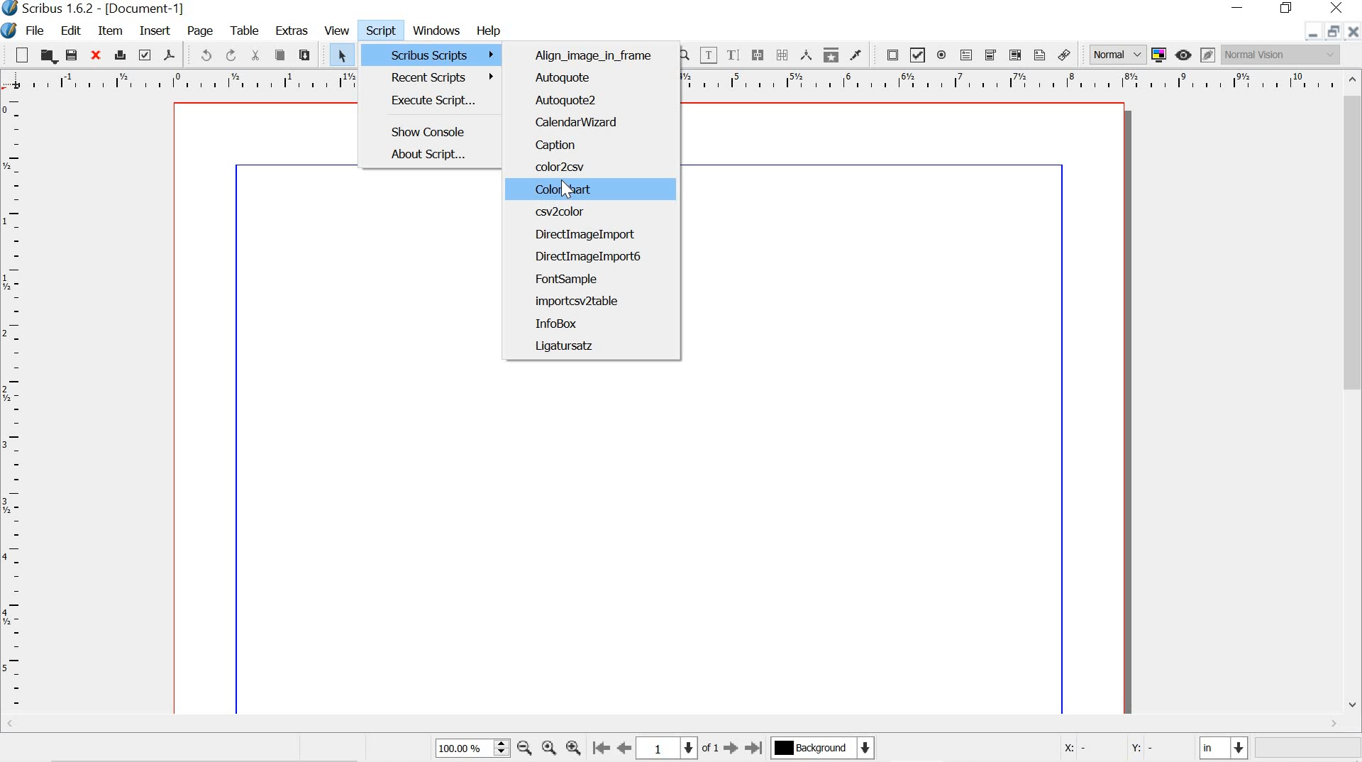 The image size is (1362, 762). Describe the element at coordinates (436, 133) in the screenshot. I see `show console` at that location.